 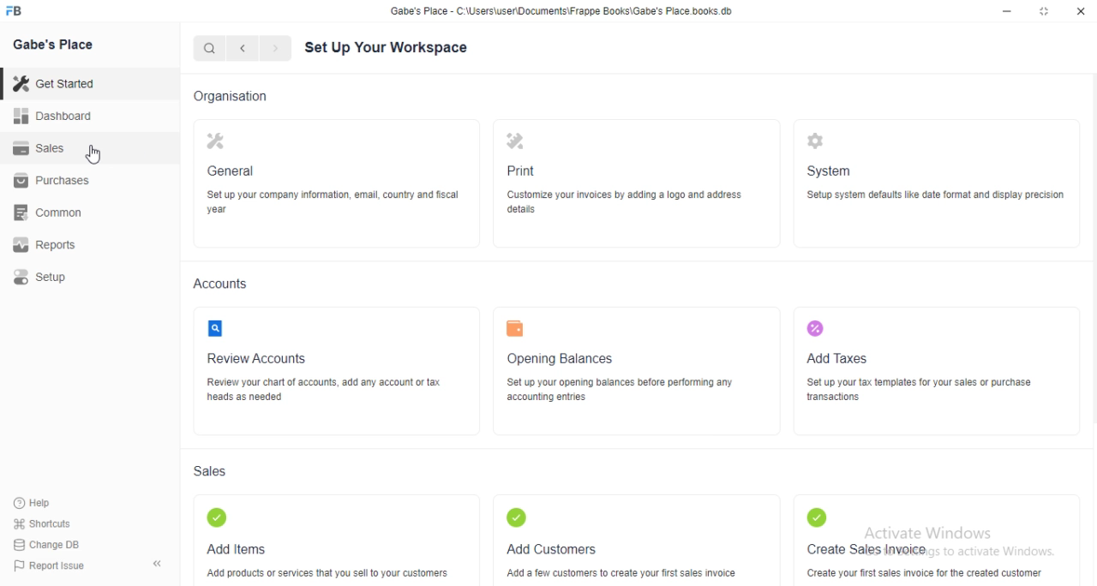 What do you see at coordinates (561, 11) in the screenshot?
I see `Gabe's Place - C:\Users\user\Documents\Frappe Books\Gabe's Place.books db` at bounding box center [561, 11].